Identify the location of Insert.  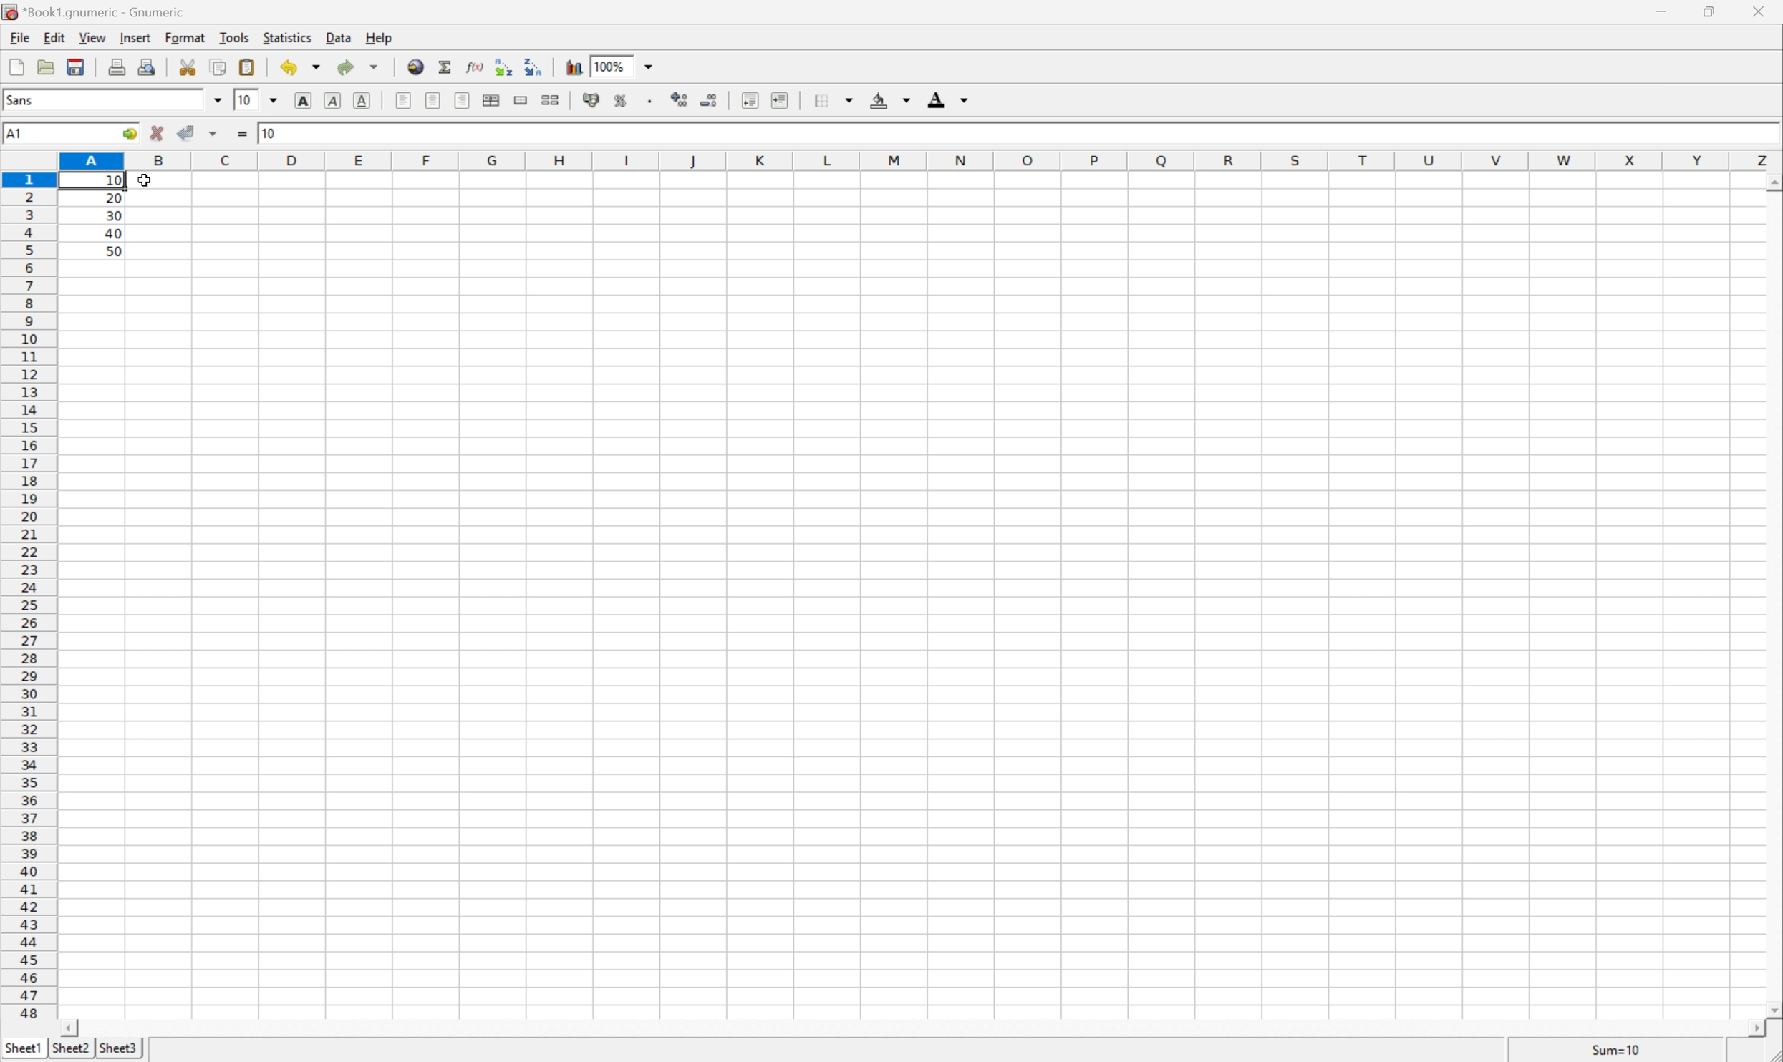
(134, 37).